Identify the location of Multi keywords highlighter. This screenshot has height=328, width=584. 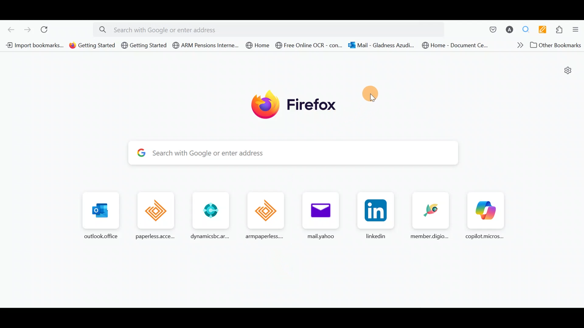
(544, 29).